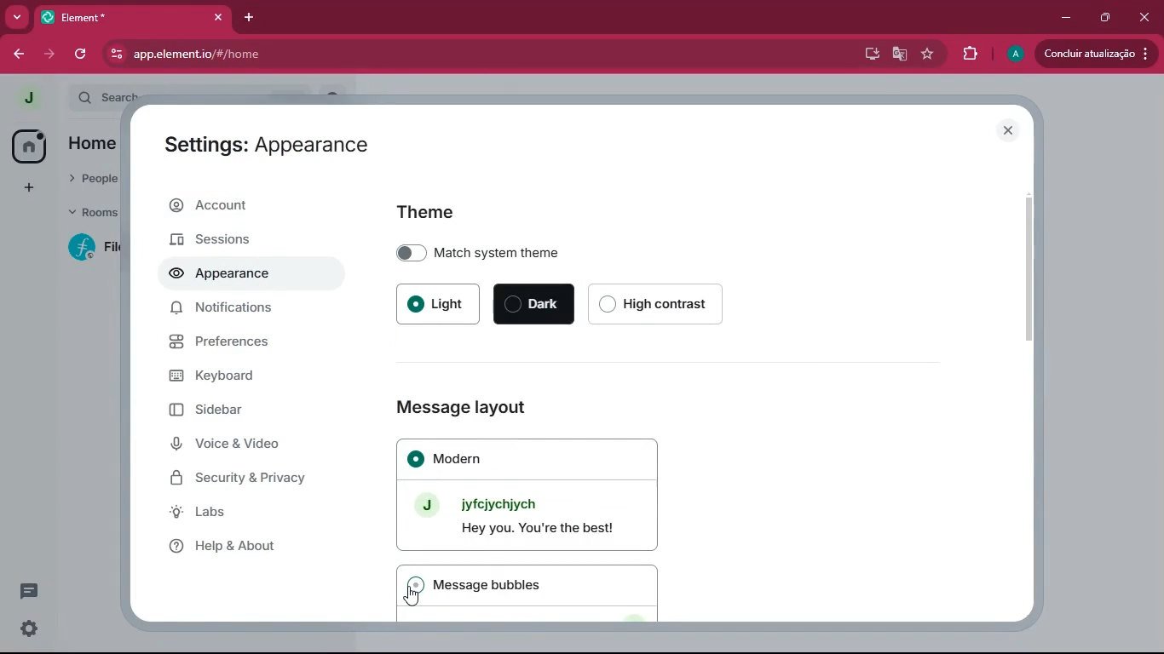 This screenshot has width=1164, height=654. What do you see at coordinates (52, 56) in the screenshot?
I see `forward` at bounding box center [52, 56].